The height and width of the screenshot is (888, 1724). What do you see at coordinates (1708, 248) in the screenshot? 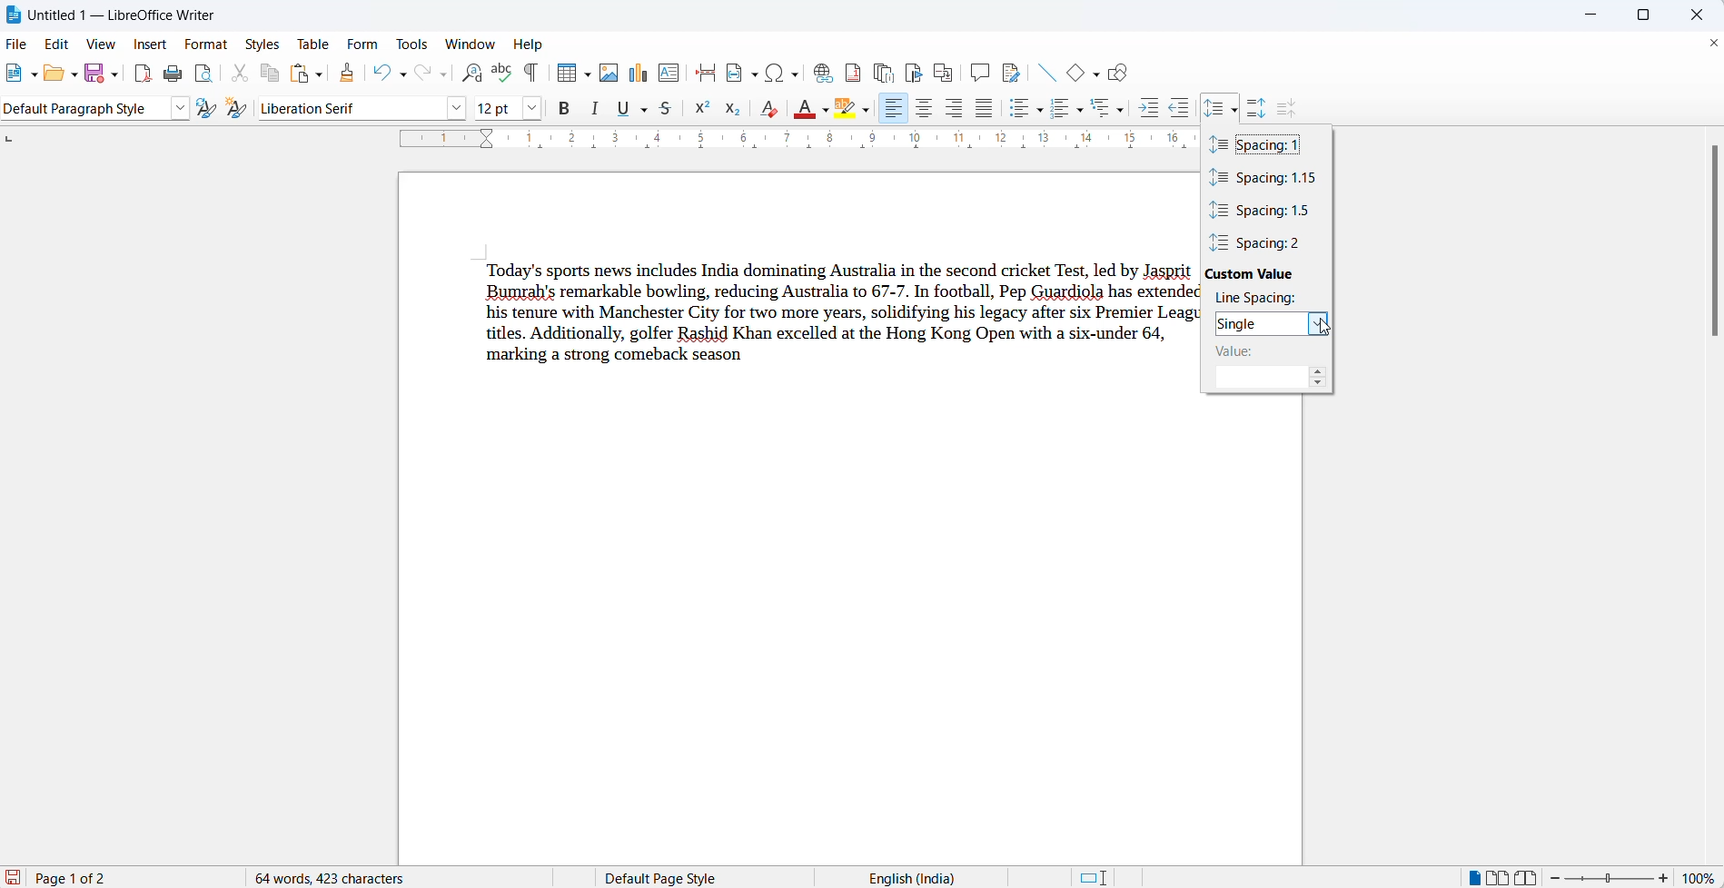
I see `vertical scrollbar` at bounding box center [1708, 248].